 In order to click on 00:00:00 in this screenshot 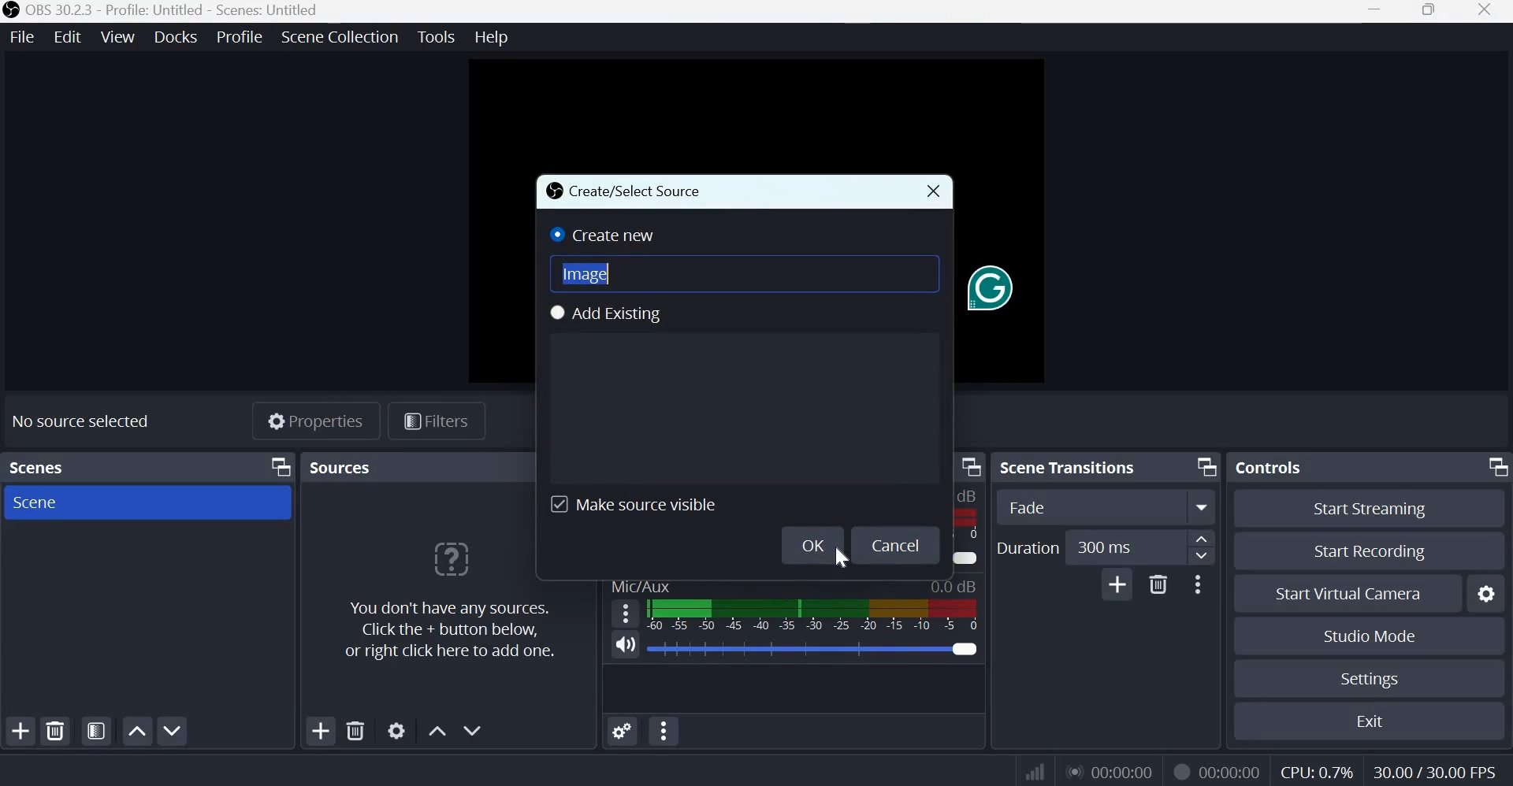, I will do `click(1113, 772)`.